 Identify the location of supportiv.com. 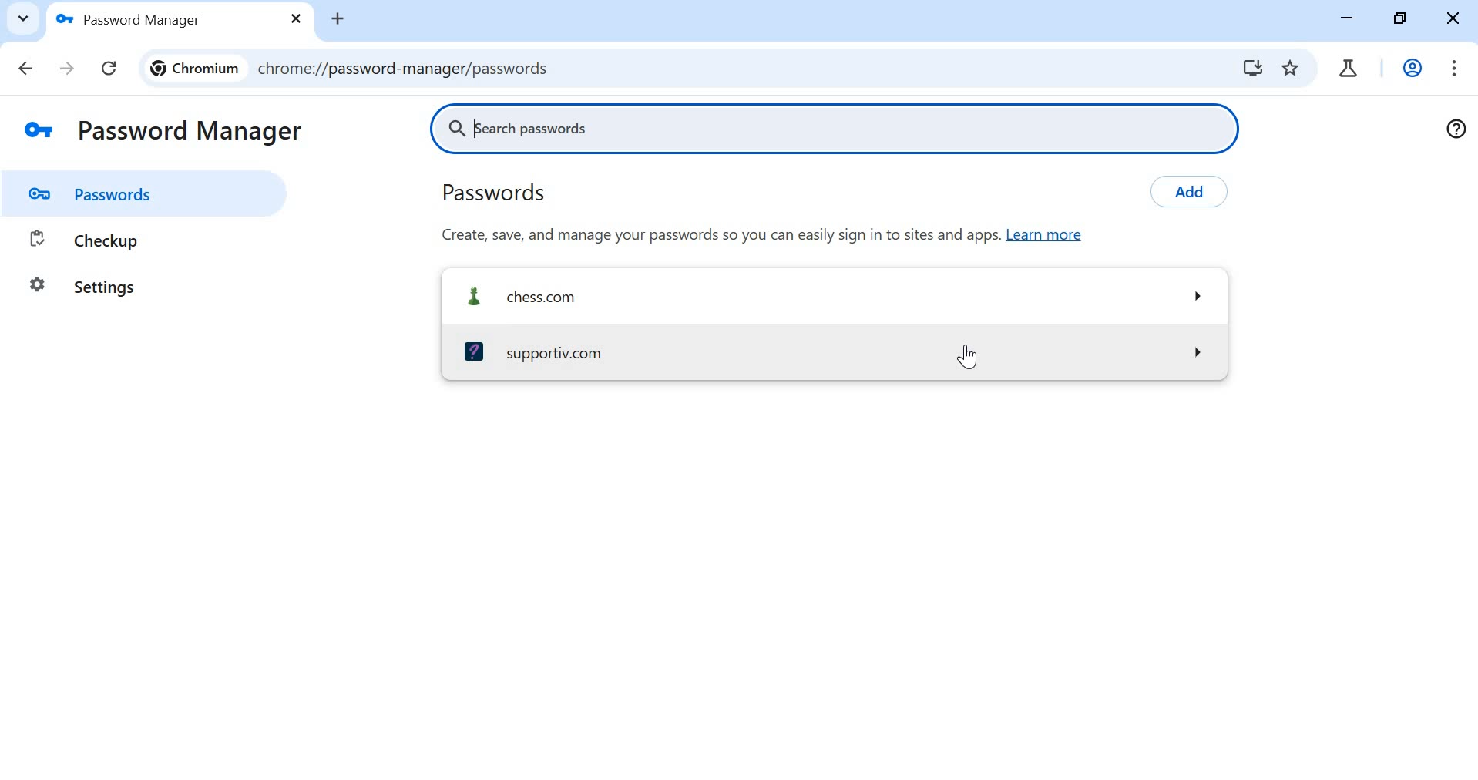
(831, 349).